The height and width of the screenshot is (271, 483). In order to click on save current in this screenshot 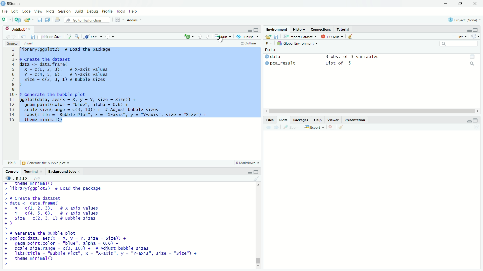, I will do `click(40, 20)`.